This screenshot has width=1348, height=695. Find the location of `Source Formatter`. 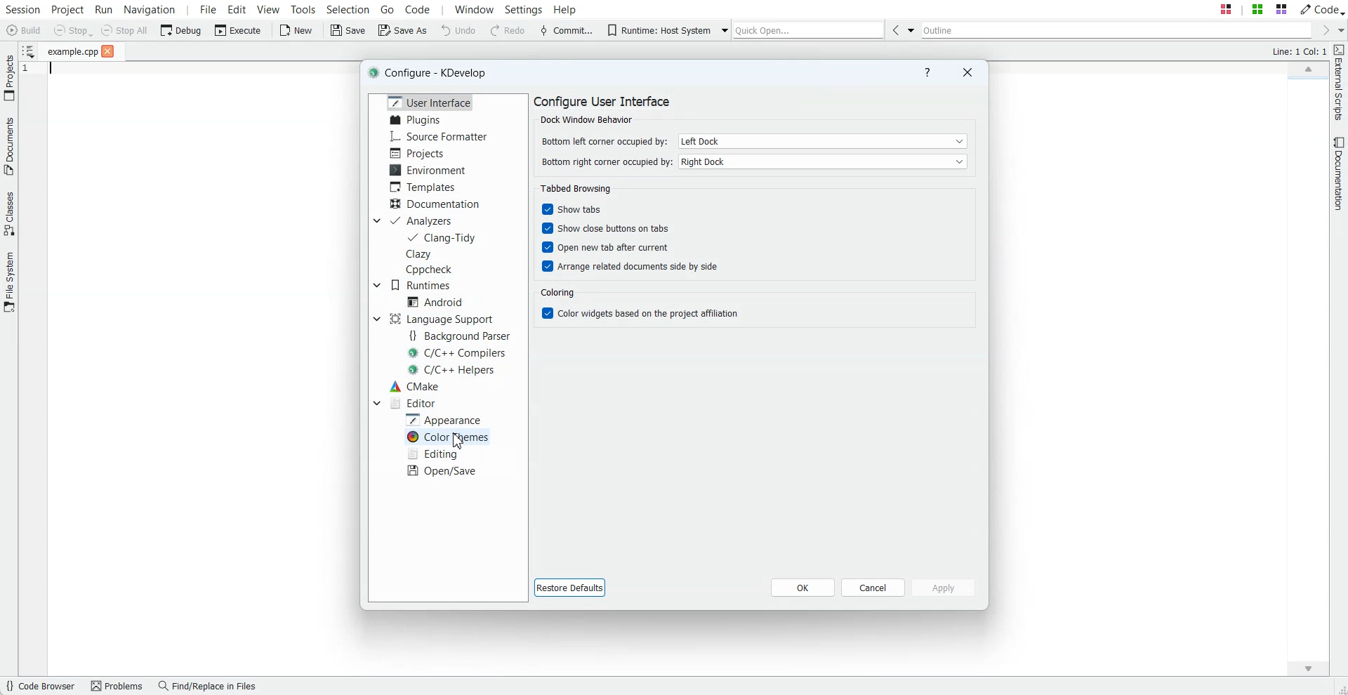

Source Formatter is located at coordinates (440, 137).